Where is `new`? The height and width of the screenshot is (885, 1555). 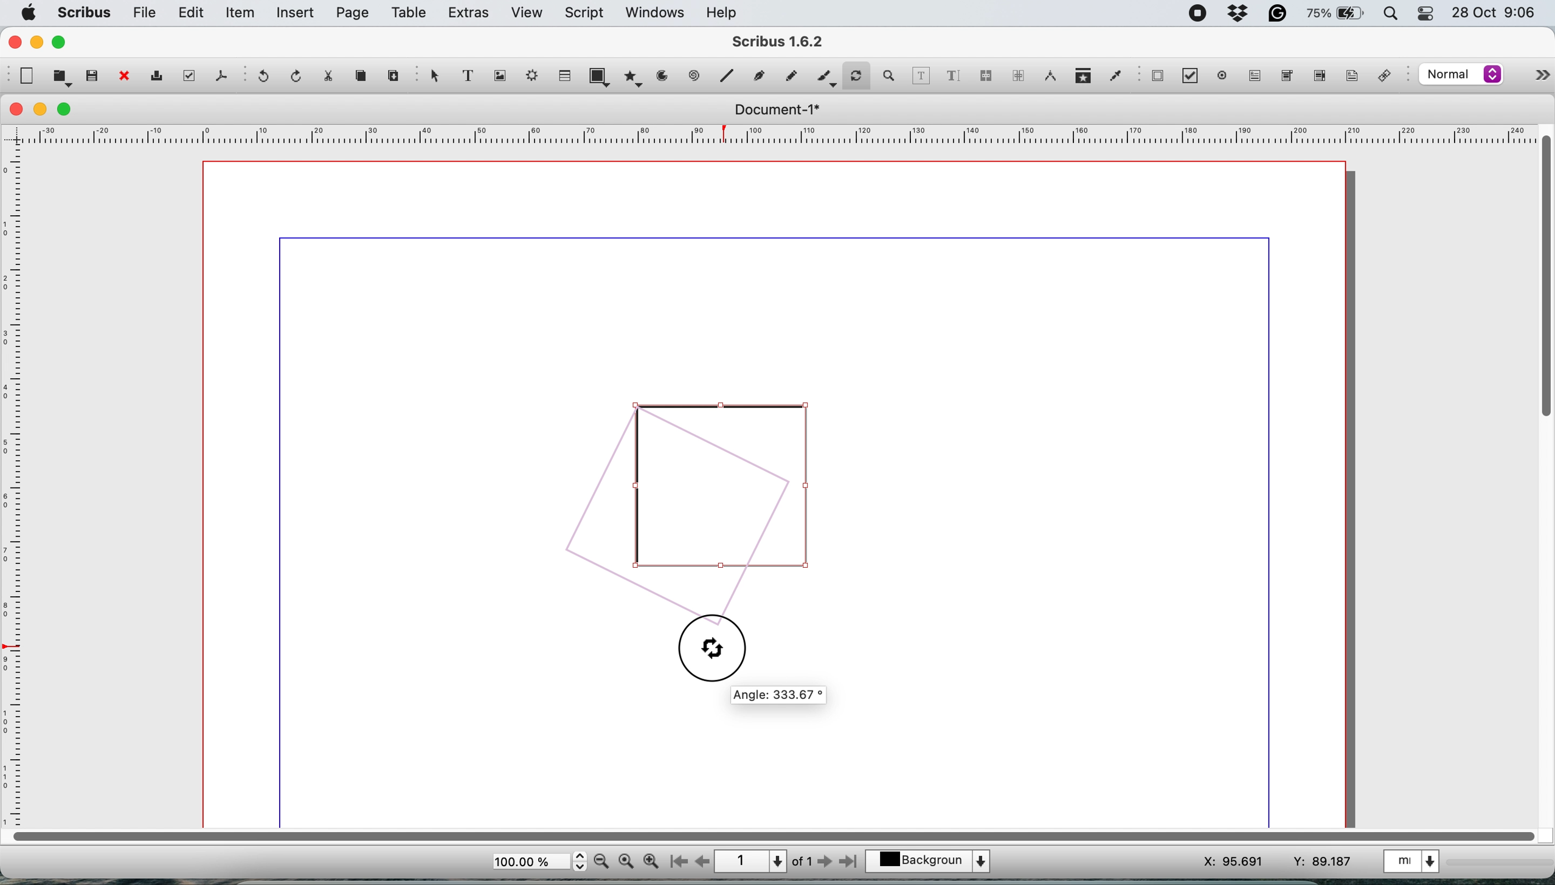 new is located at coordinates (27, 76).